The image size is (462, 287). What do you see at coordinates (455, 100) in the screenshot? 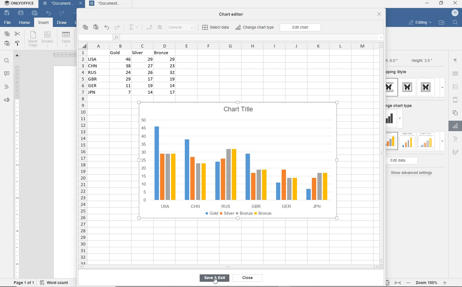
I see `header & footer` at bounding box center [455, 100].